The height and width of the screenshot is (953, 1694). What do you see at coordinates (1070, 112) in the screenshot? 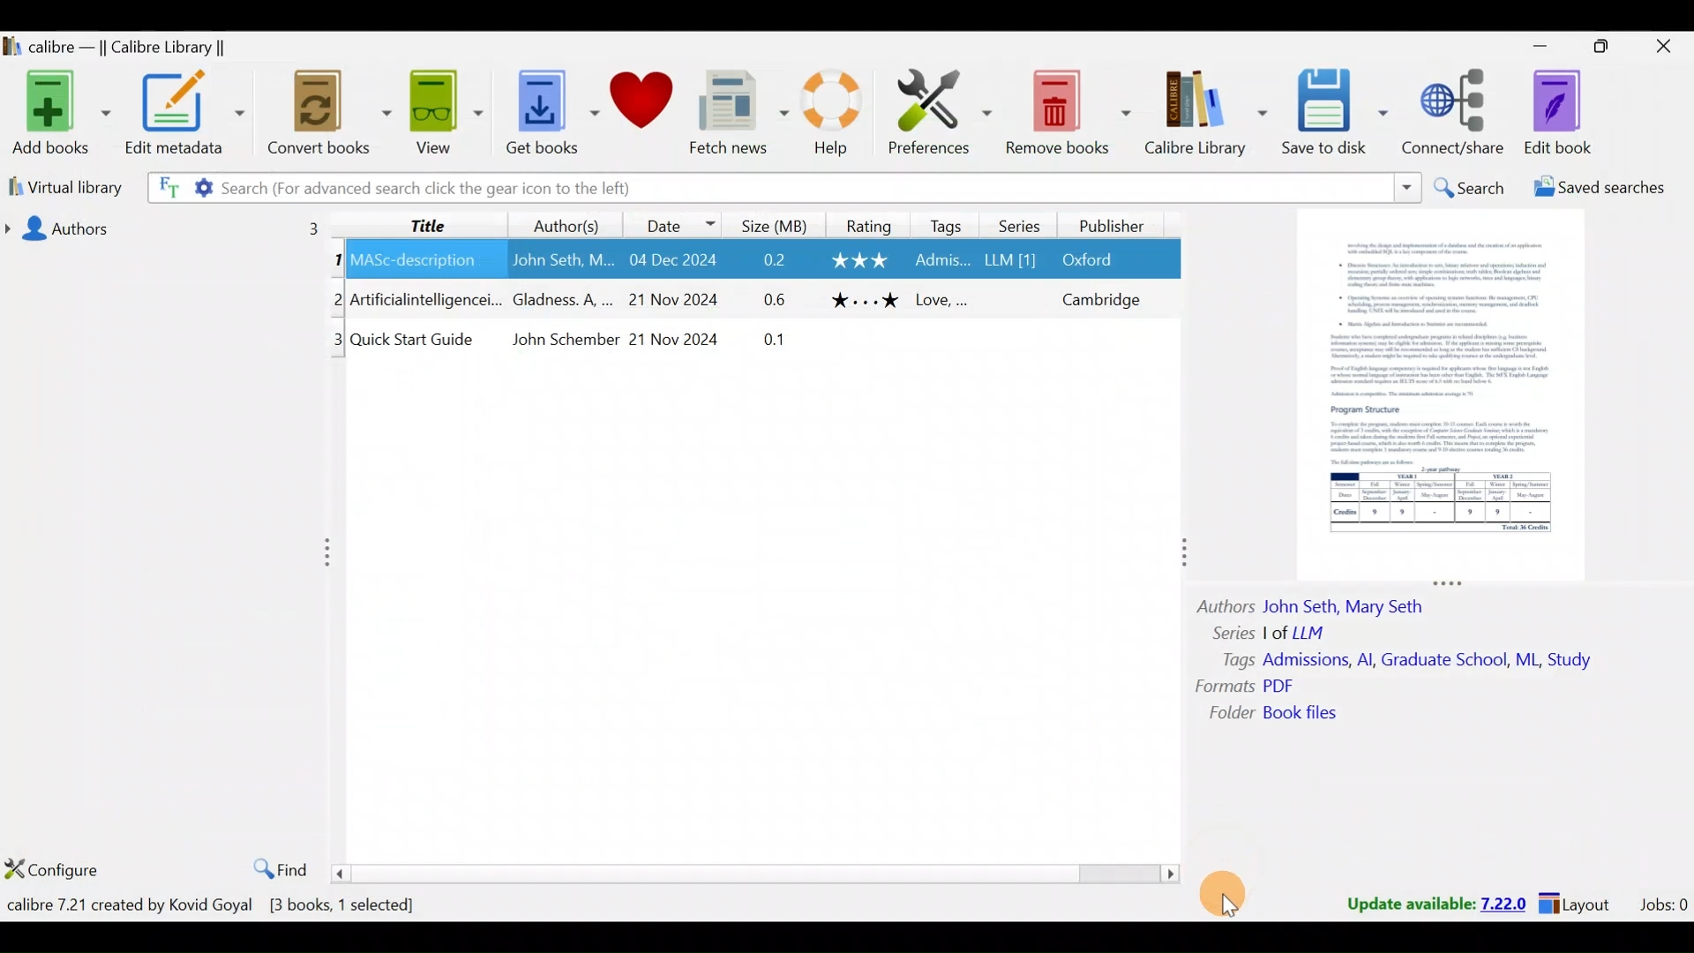
I see `Remove books` at bounding box center [1070, 112].